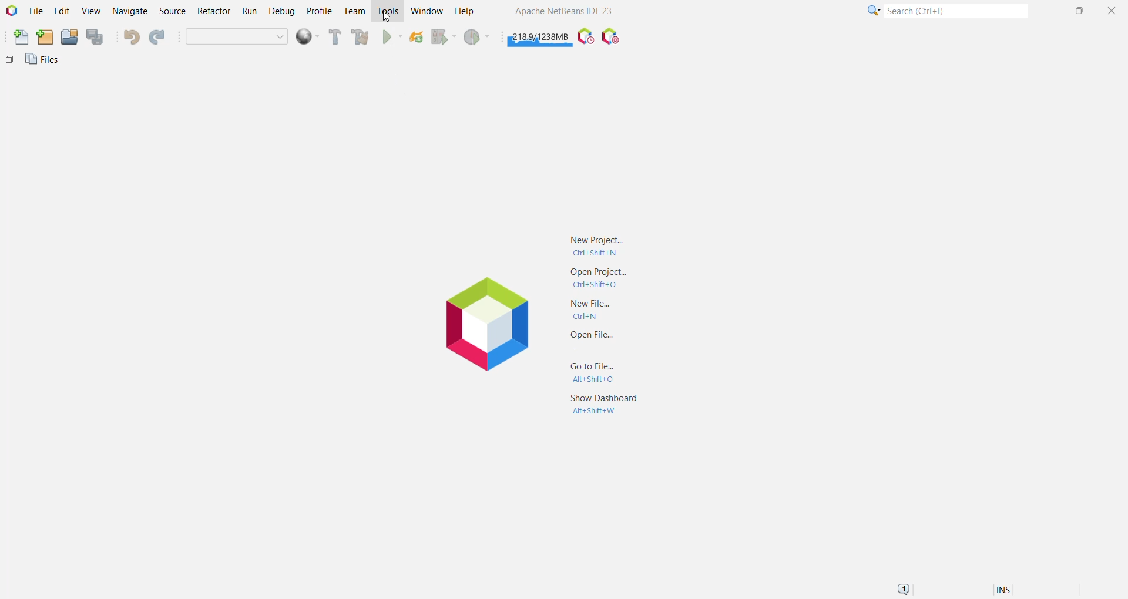 The width and height of the screenshot is (1128, 599). I want to click on Close, so click(1113, 10).